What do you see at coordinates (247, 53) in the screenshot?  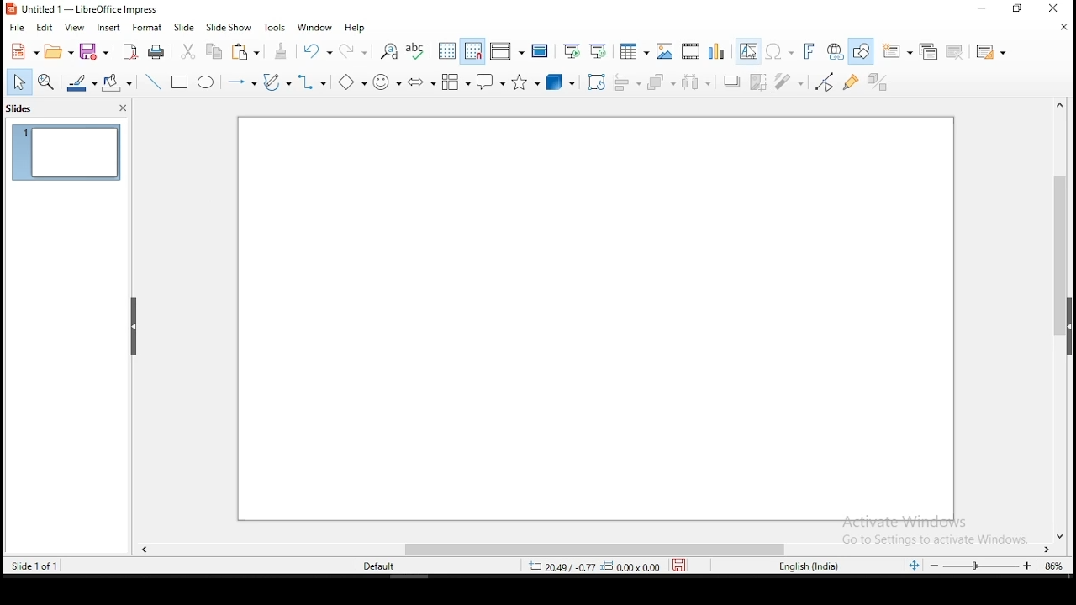 I see `paste` at bounding box center [247, 53].